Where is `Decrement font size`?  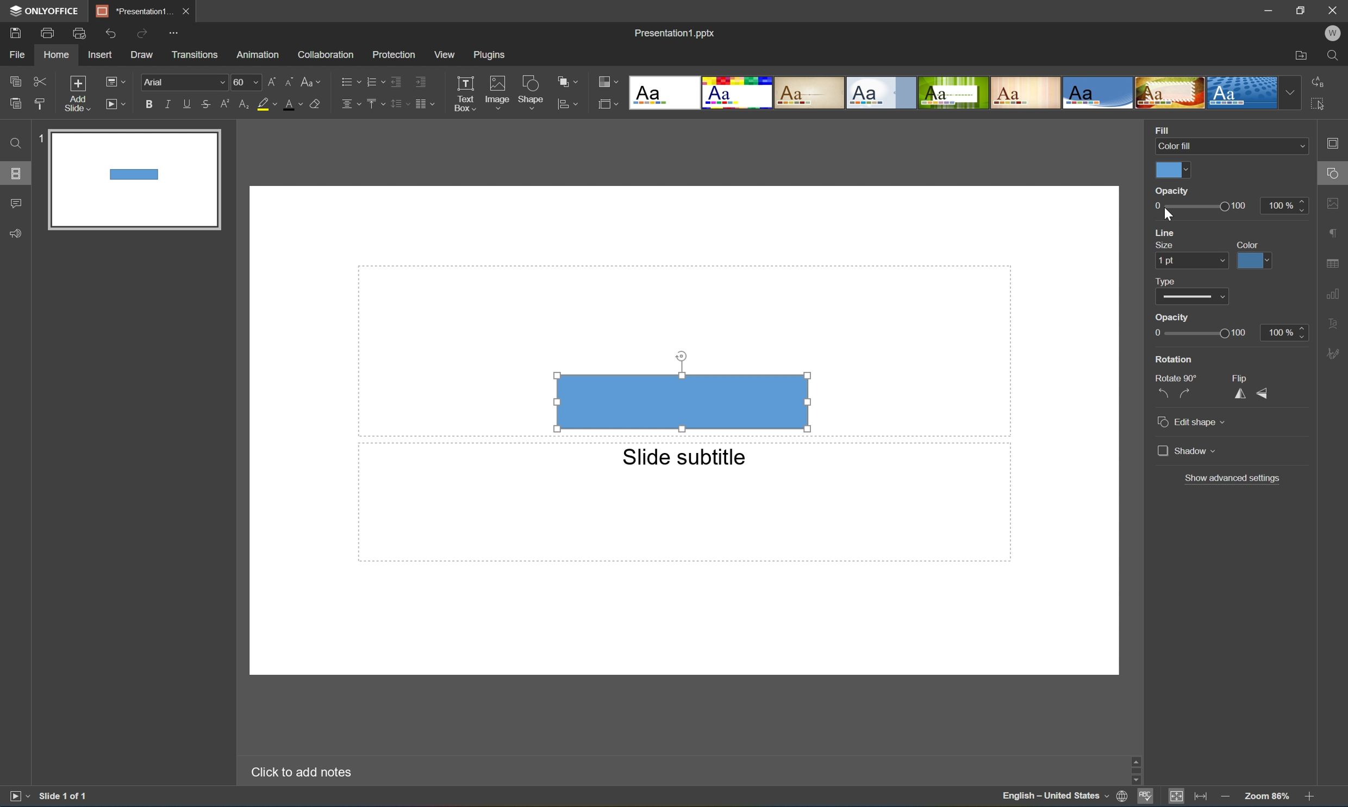 Decrement font size is located at coordinates (289, 80).